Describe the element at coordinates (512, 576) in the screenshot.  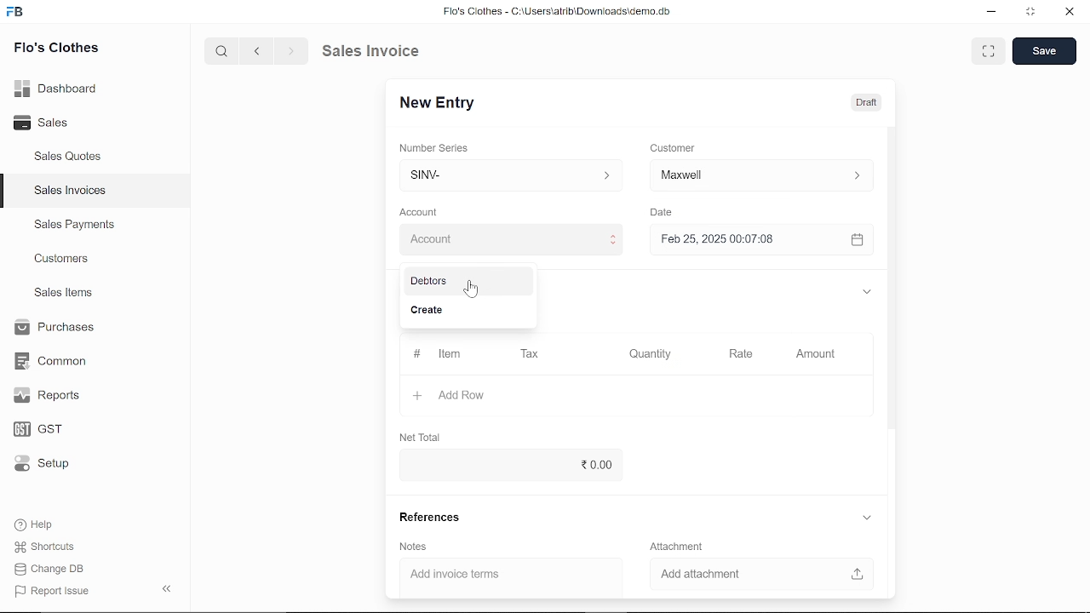
I see `Add invoice terms` at that location.